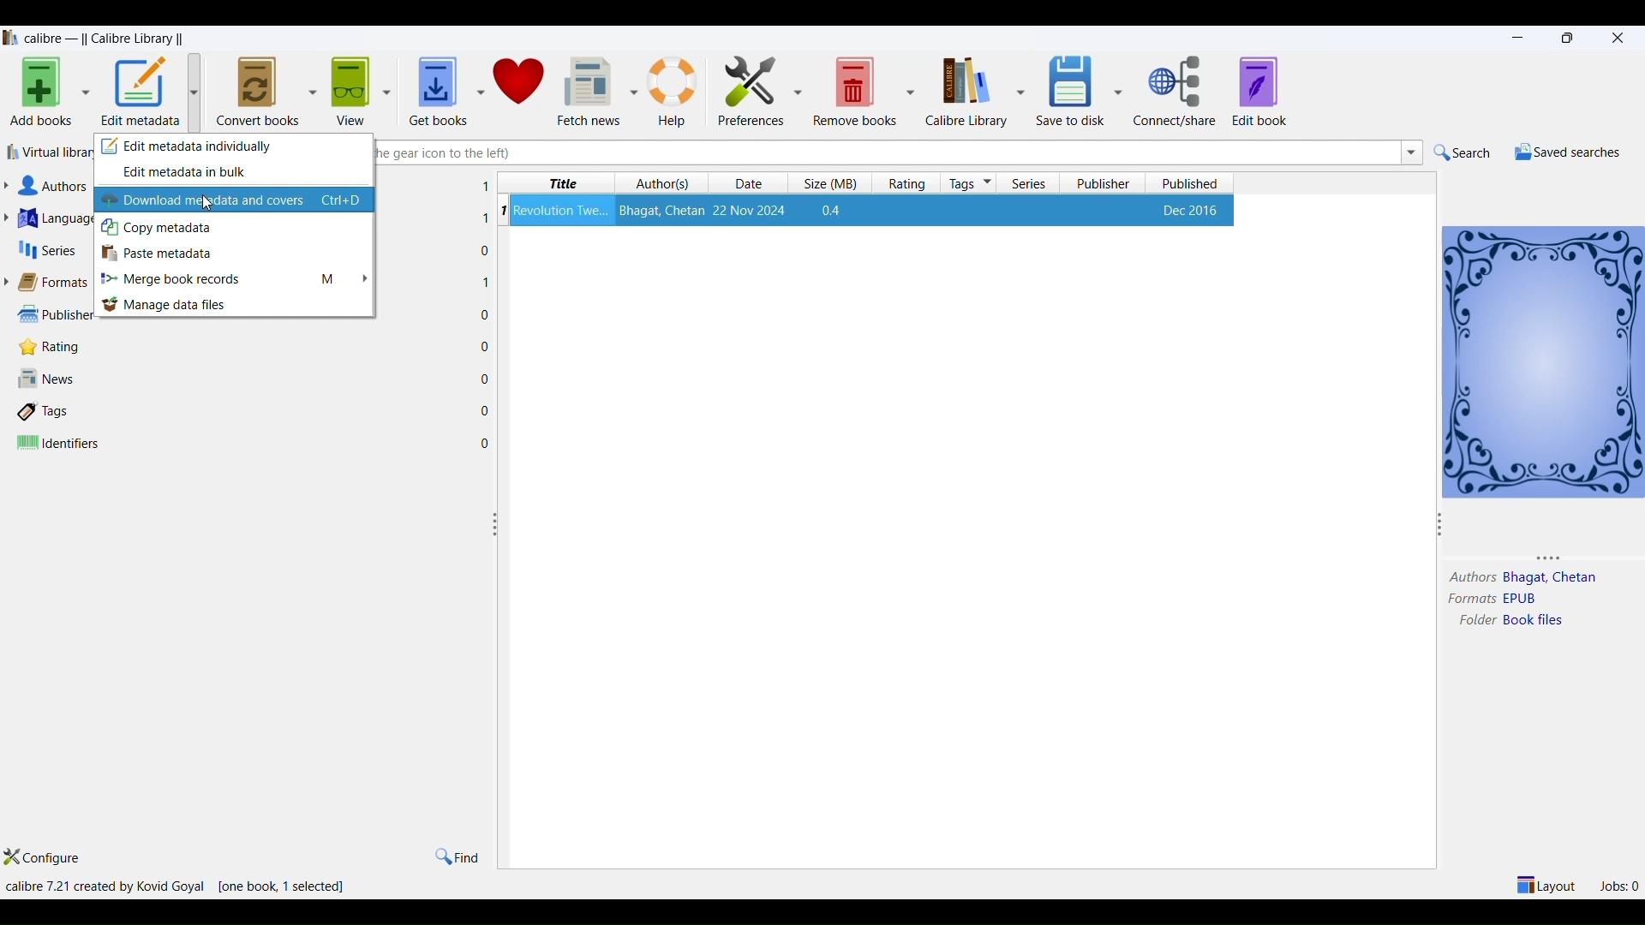 The width and height of the screenshot is (1645, 925). I want to click on download metadata and covers, so click(205, 200).